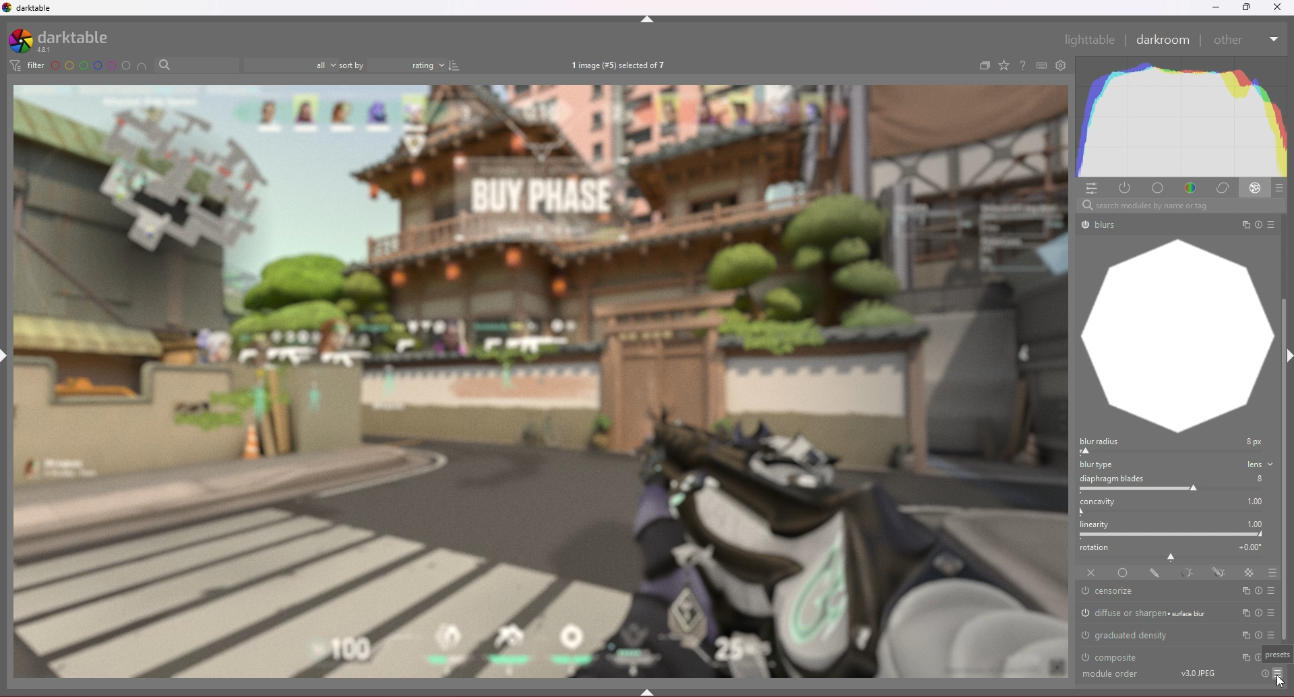 Image resolution: width=1294 pixels, height=697 pixels. Describe the element at coordinates (1278, 224) in the screenshot. I see `` at that location.